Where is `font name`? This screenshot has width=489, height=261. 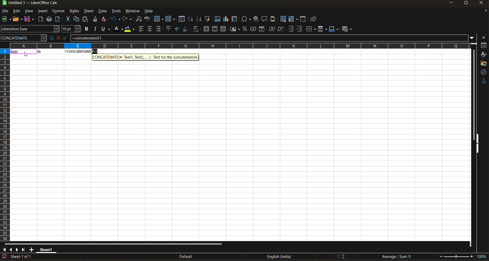 font name is located at coordinates (30, 29).